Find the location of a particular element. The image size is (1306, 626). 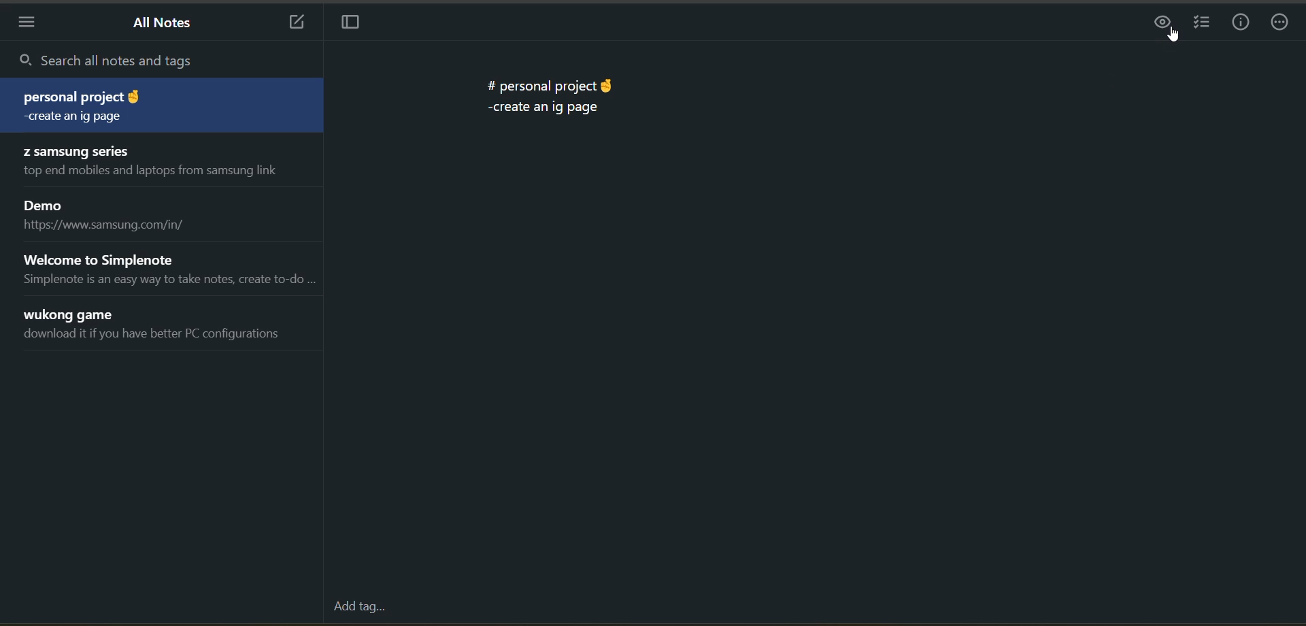

search is located at coordinates (159, 59).